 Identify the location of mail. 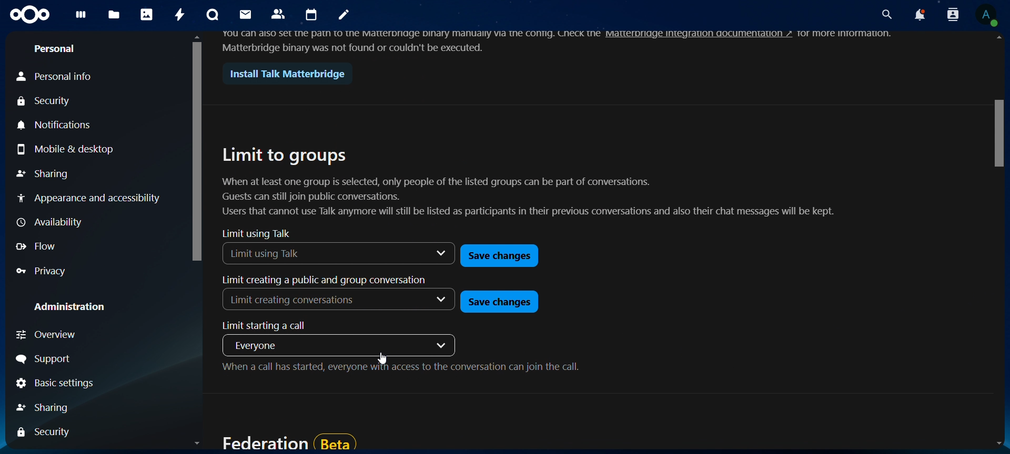
(246, 16).